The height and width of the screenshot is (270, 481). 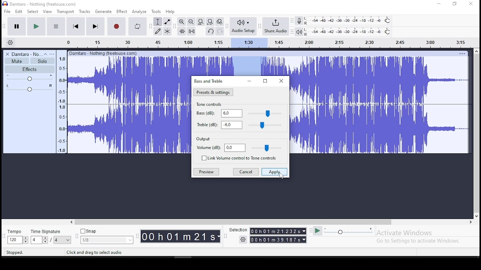 I want to click on redo, so click(x=220, y=31).